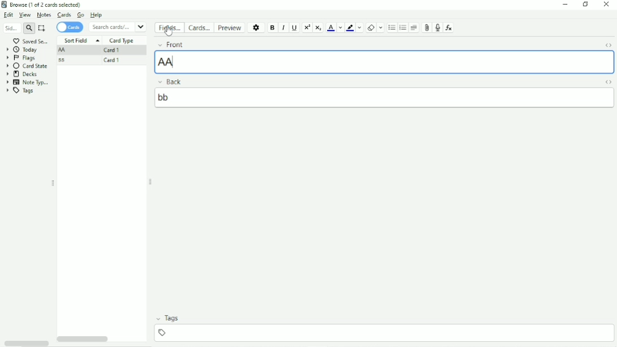 The height and width of the screenshot is (347, 617). What do you see at coordinates (385, 98) in the screenshot?
I see `bb` at bounding box center [385, 98].